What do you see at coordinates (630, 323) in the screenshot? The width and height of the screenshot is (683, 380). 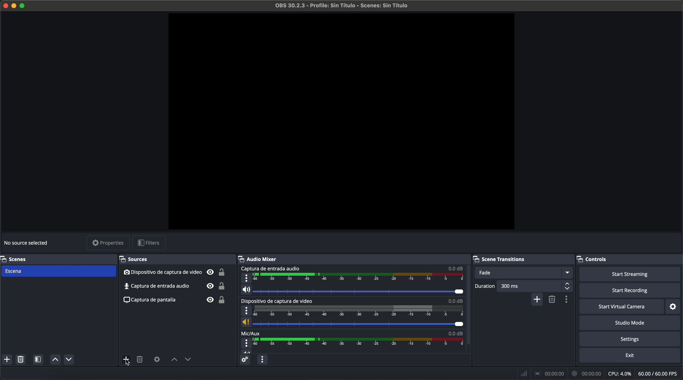 I see `studio mode` at bounding box center [630, 323].